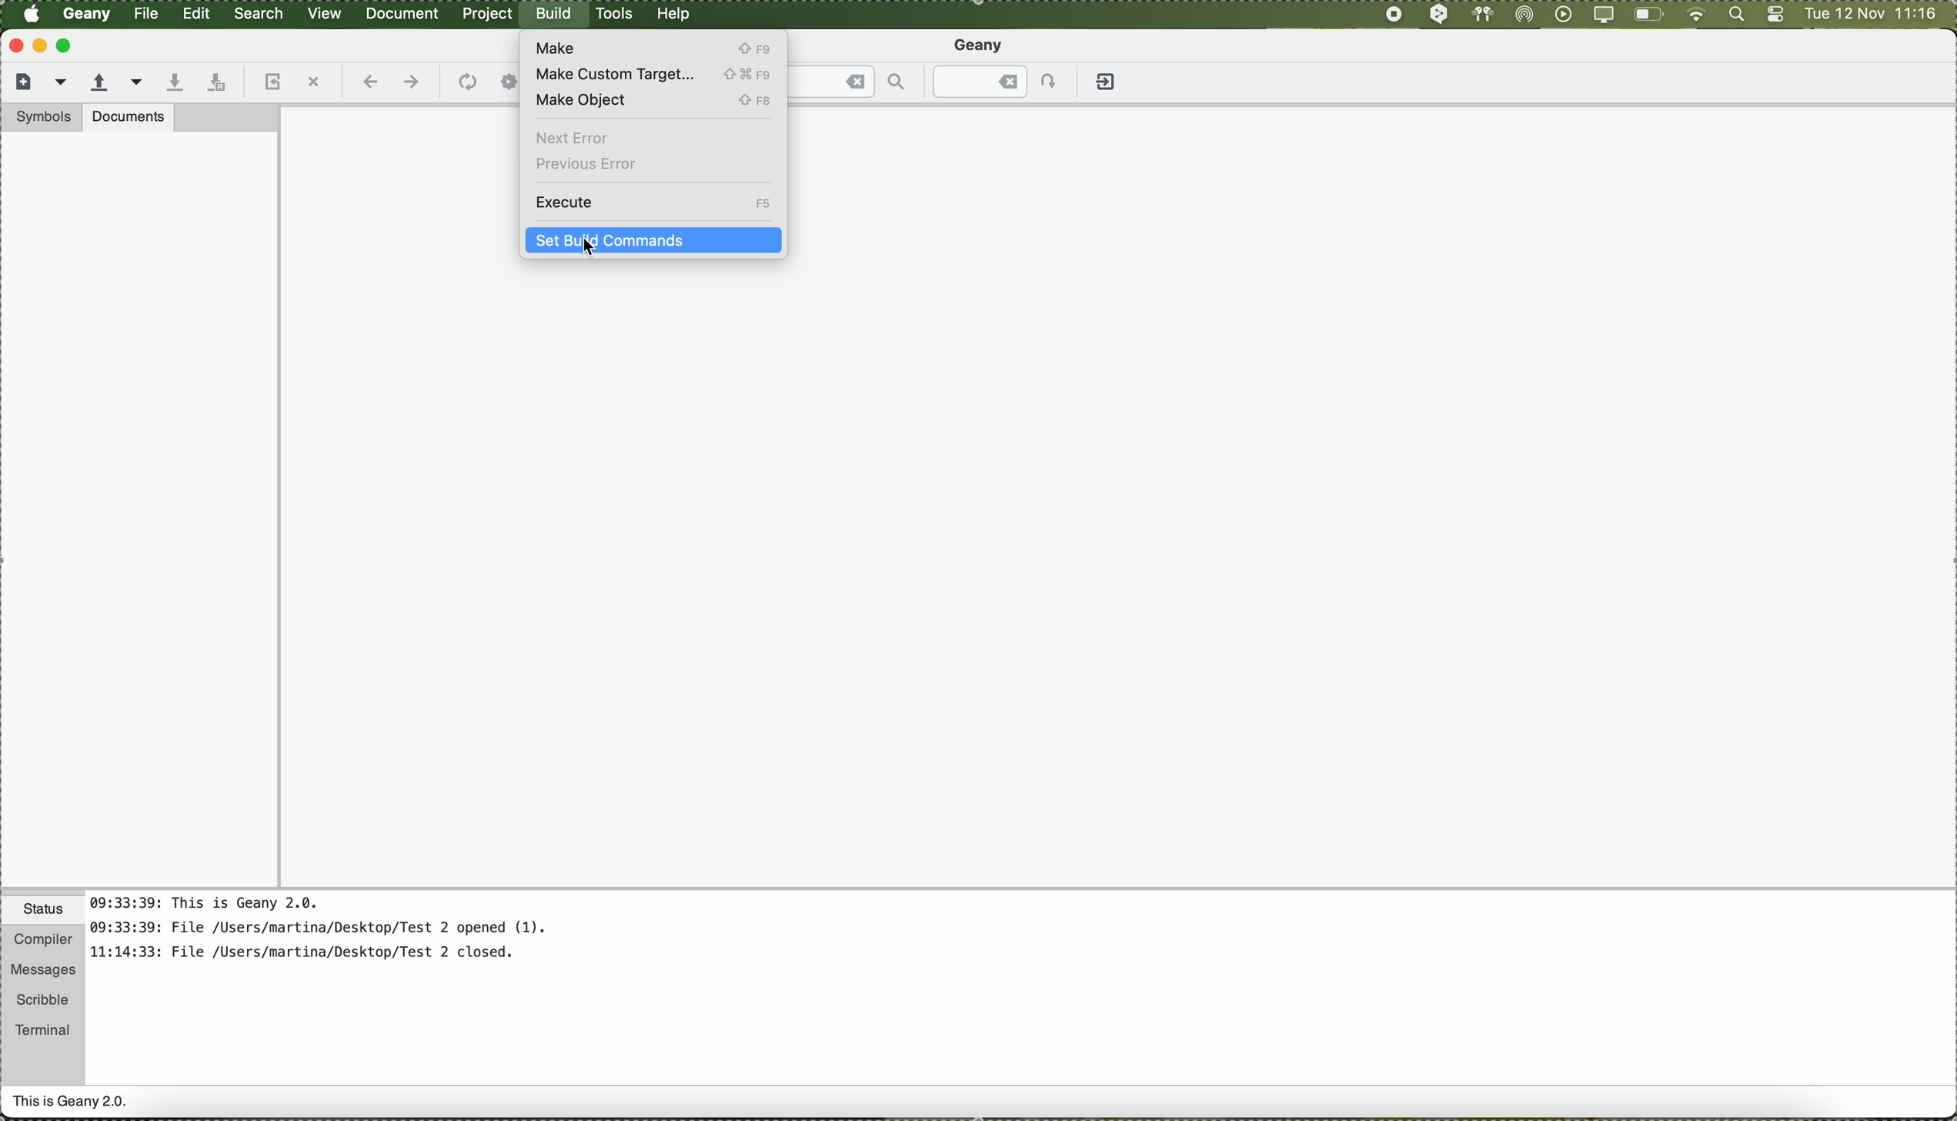  I want to click on DeepL, so click(1440, 15).